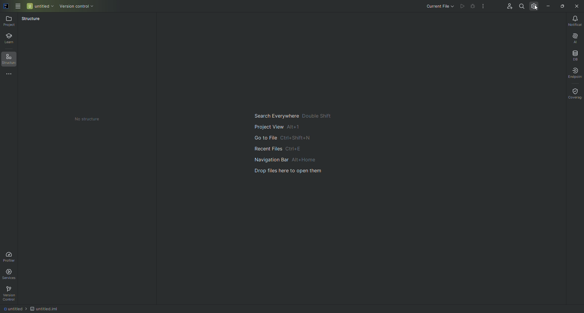 Image resolution: width=584 pixels, height=313 pixels. Describe the element at coordinates (13, 274) in the screenshot. I see `Services` at that location.